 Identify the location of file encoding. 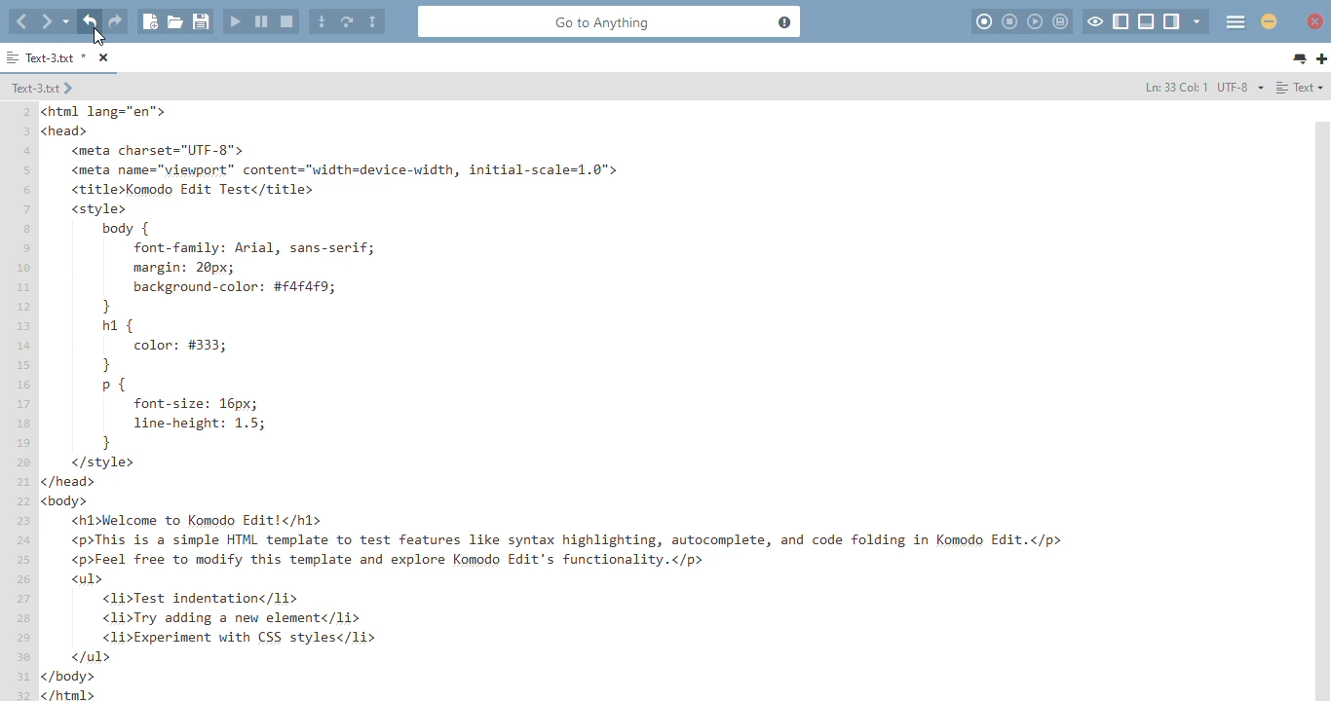
(1240, 86).